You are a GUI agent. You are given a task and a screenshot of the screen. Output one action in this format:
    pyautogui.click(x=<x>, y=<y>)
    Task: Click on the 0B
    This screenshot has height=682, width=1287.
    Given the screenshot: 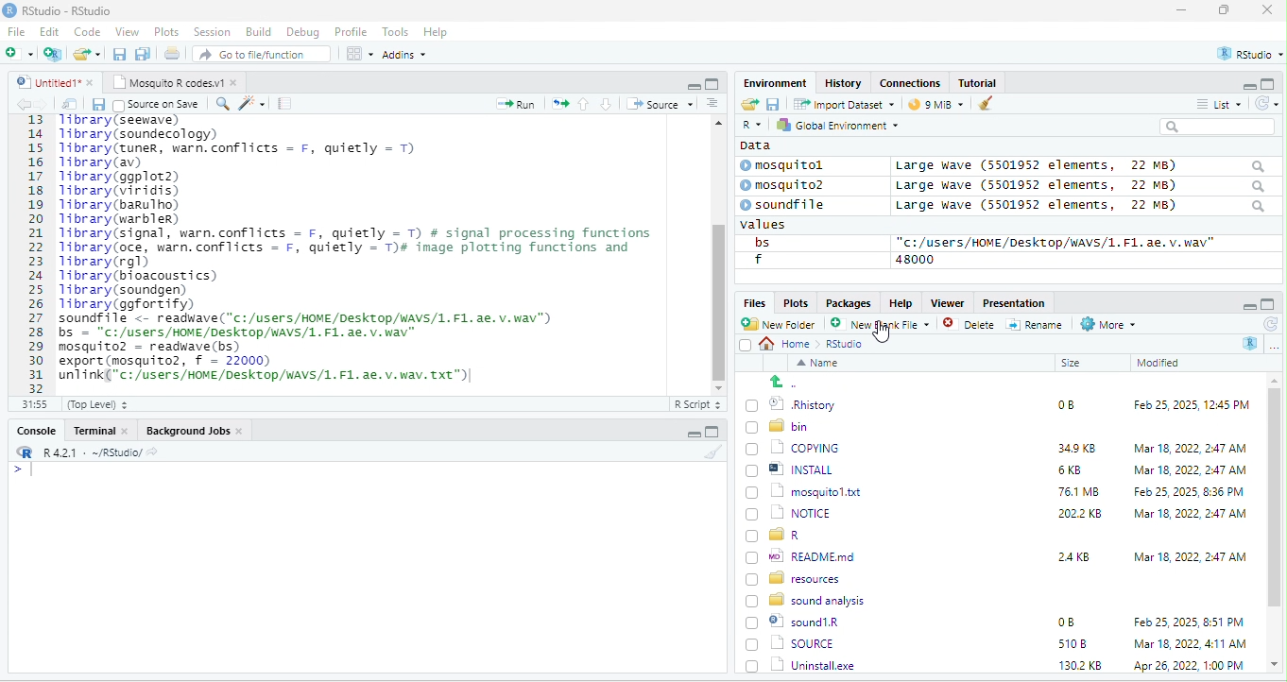 What is the action you would take?
    pyautogui.click(x=1065, y=622)
    